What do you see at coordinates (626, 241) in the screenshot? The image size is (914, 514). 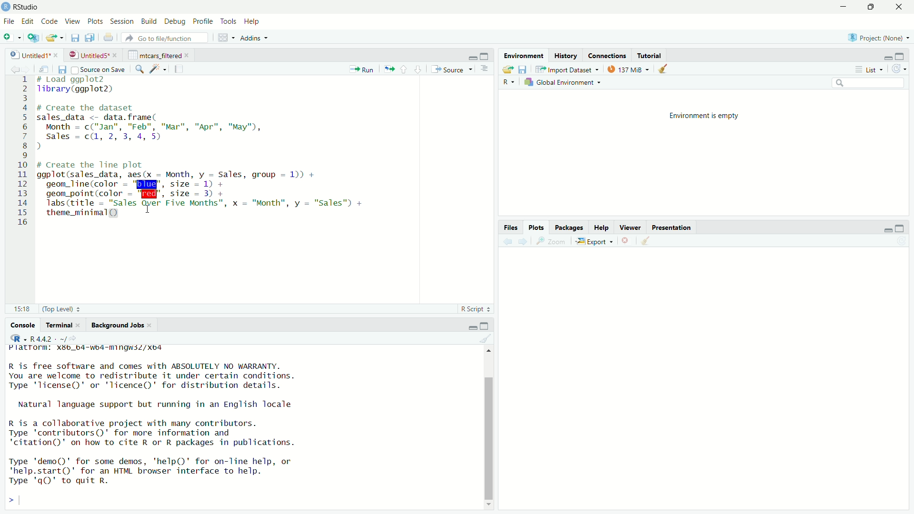 I see `clear current plot` at bounding box center [626, 241].